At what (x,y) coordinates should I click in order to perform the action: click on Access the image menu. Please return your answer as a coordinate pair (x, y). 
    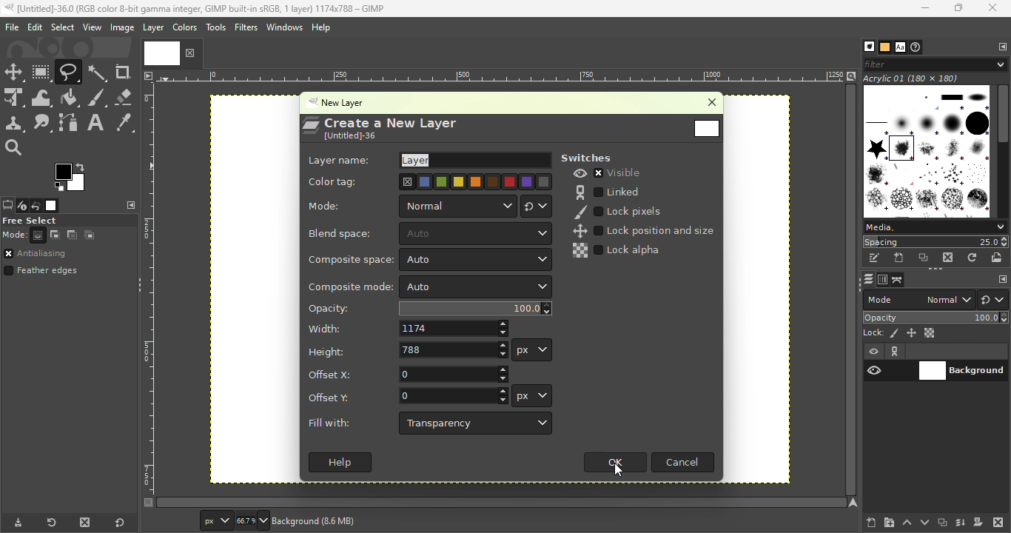
    Looking at the image, I should click on (148, 75).